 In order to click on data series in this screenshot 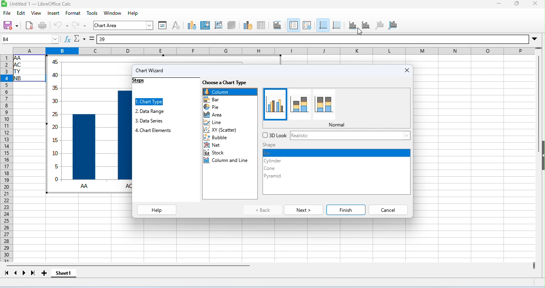, I will do `click(150, 121)`.